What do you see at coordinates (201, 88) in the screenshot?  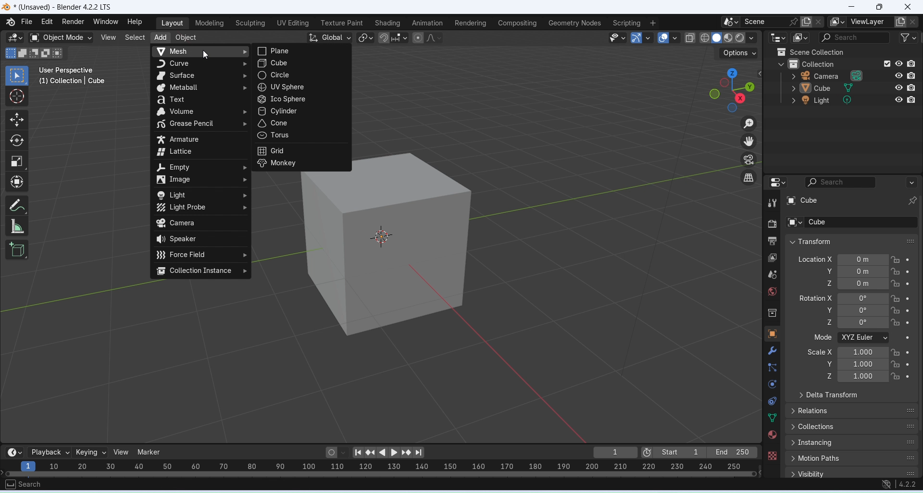 I see `metaball` at bounding box center [201, 88].